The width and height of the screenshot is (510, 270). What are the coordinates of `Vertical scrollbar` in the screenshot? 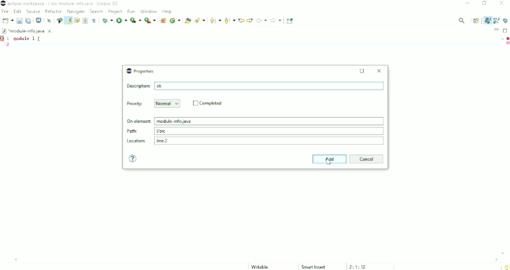 It's located at (500, 146).